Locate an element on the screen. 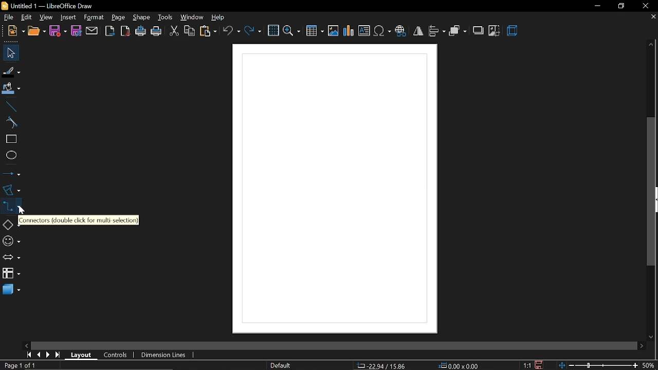  view is located at coordinates (46, 16).